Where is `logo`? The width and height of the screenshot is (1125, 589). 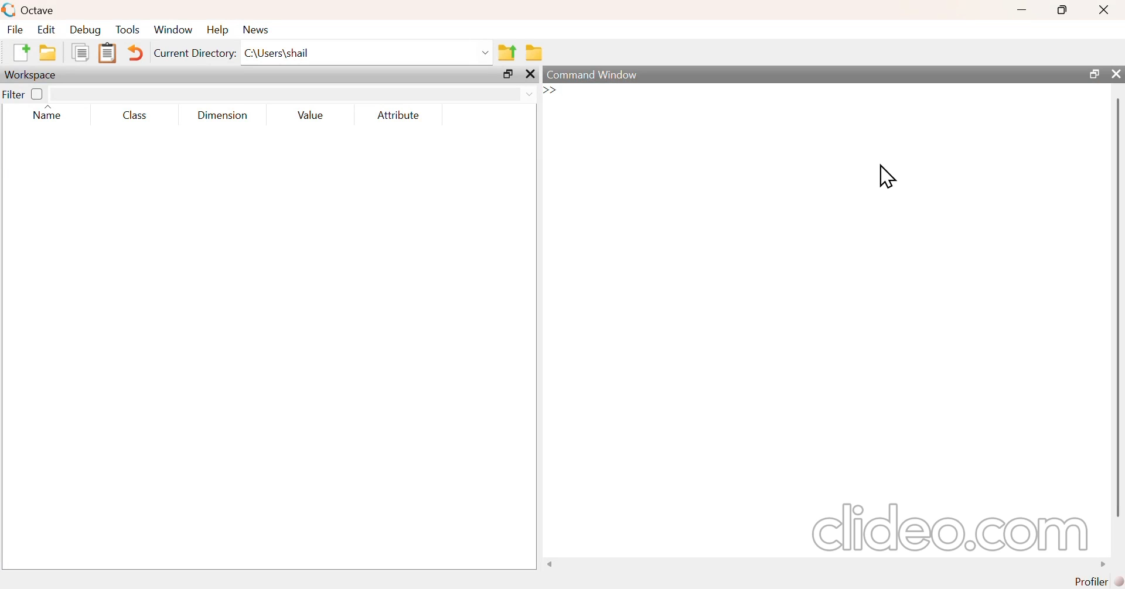 logo is located at coordinates (8, 9).